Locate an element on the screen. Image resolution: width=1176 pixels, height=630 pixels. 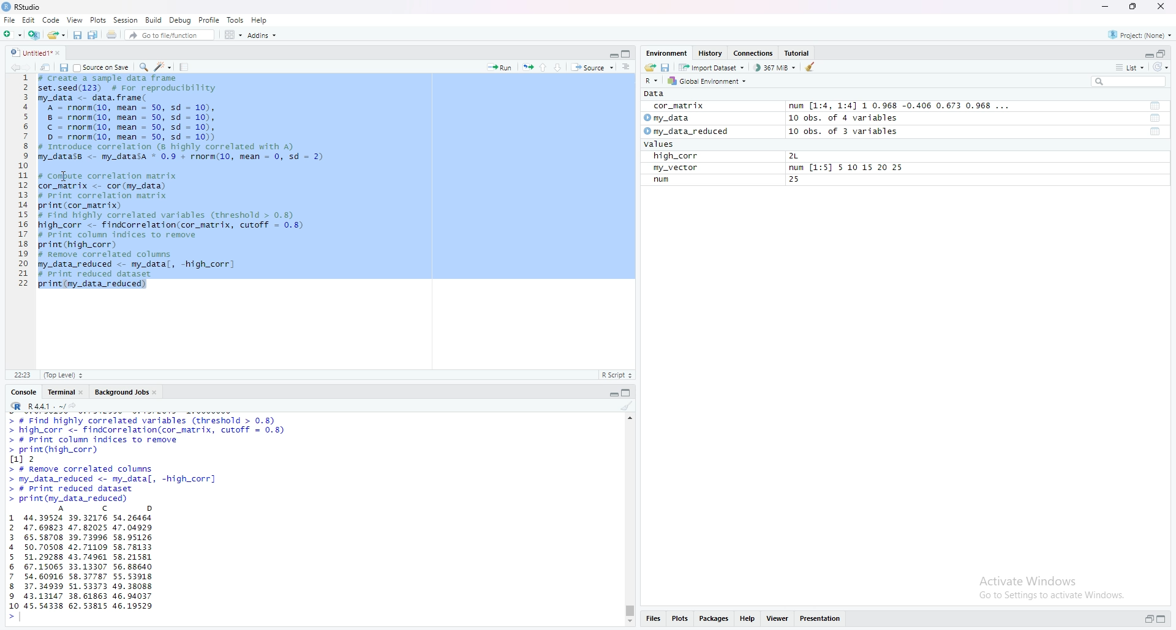
Down  is located at coordinates (558, 67).